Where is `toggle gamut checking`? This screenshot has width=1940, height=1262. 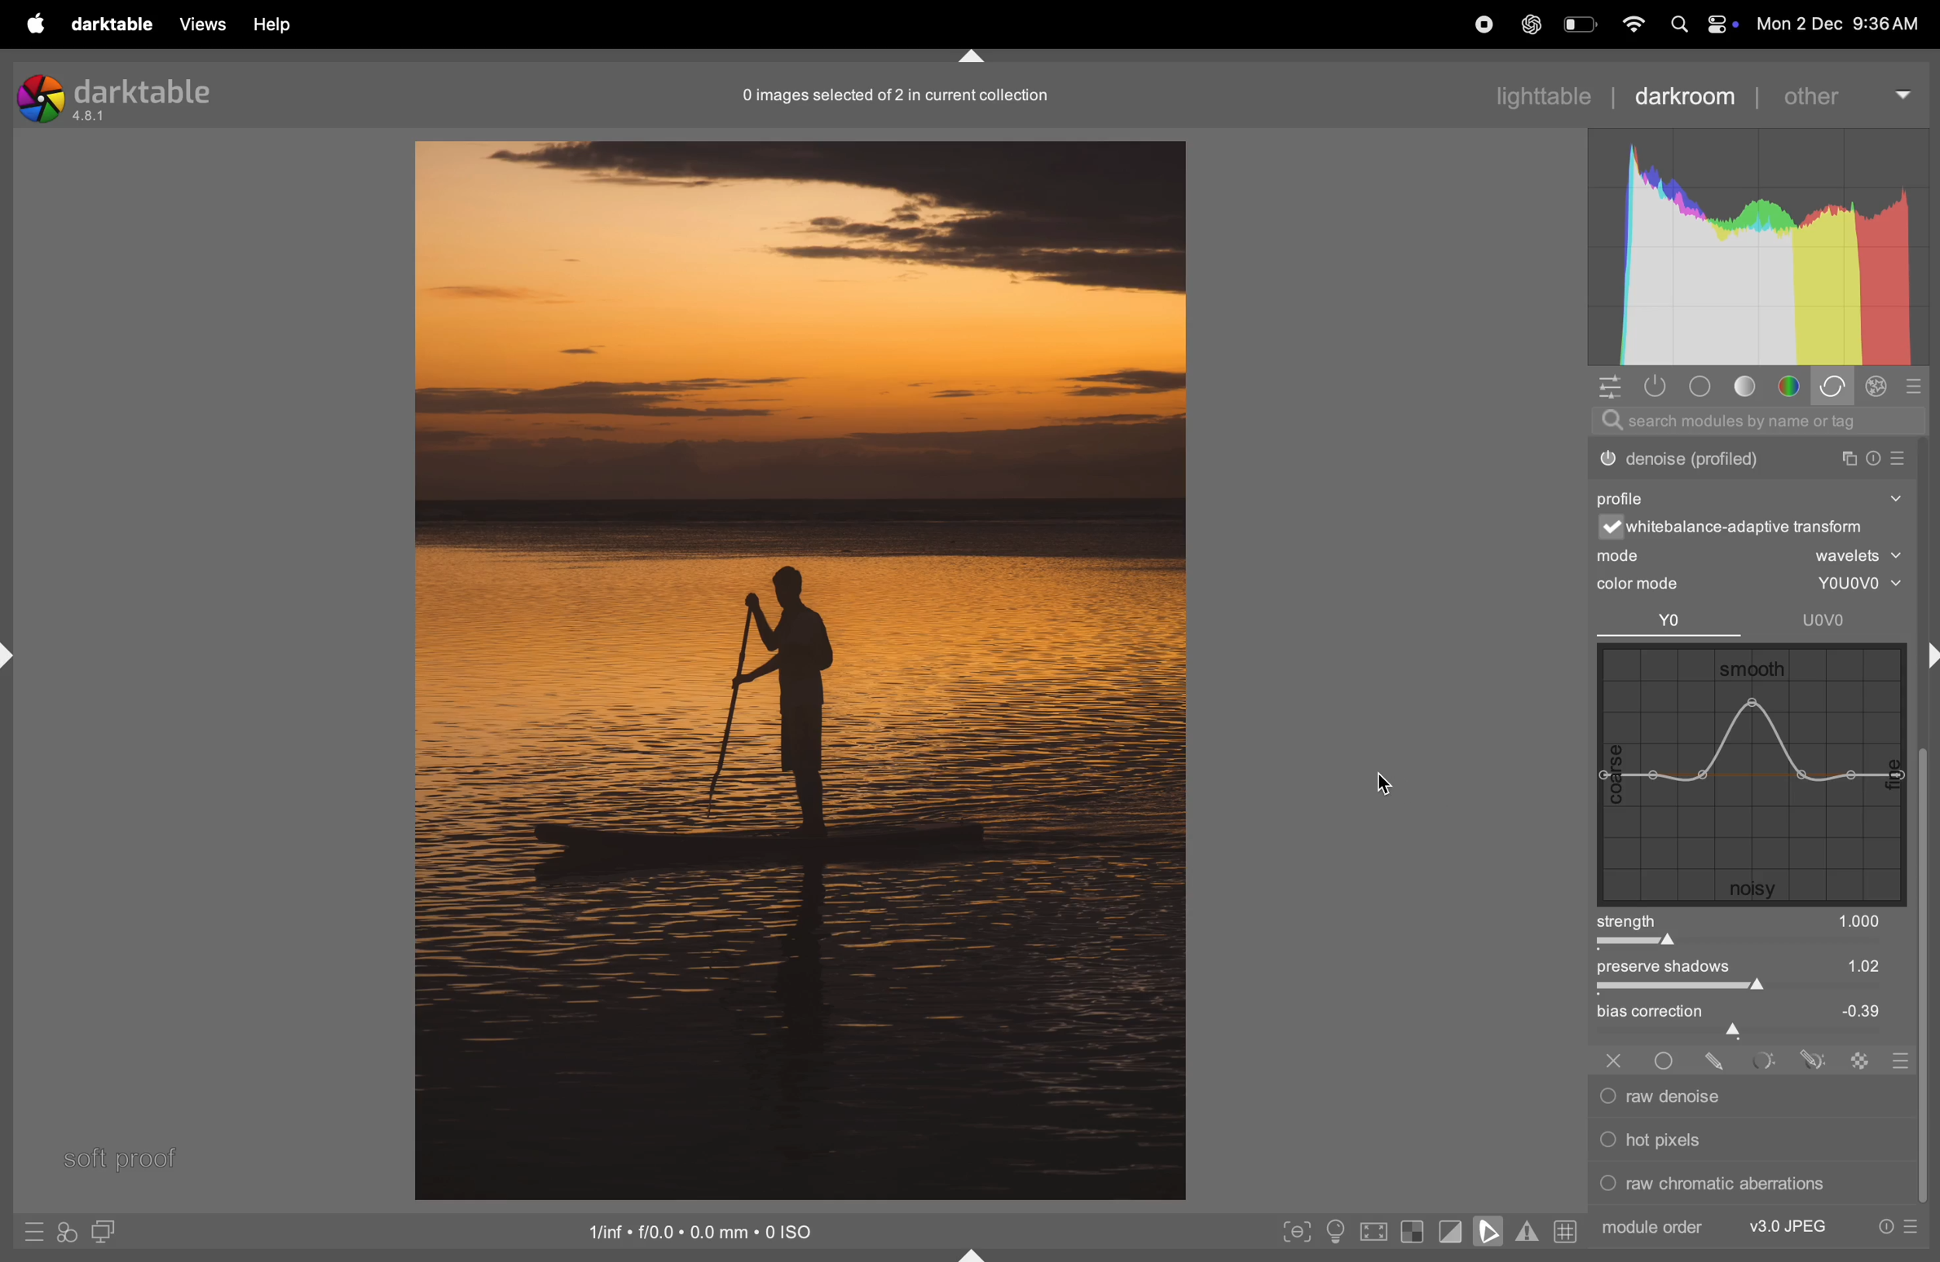
toggle gamut checking is located at coordinates (1526, 1234).